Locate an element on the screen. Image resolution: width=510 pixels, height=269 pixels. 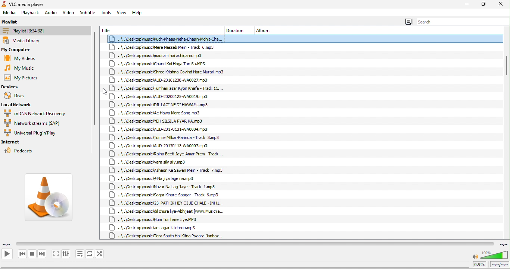
playlist is located at coordinates (16, 21).